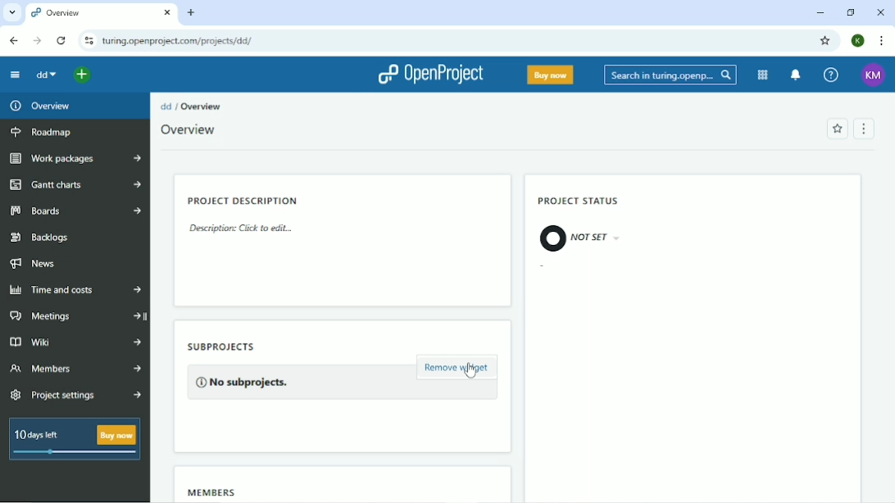 This screenshot has width=895, height=503. What do you see at coordinates (77, 315) in the screenshot?
I see `Meetings` at bounding box center [77, 315].